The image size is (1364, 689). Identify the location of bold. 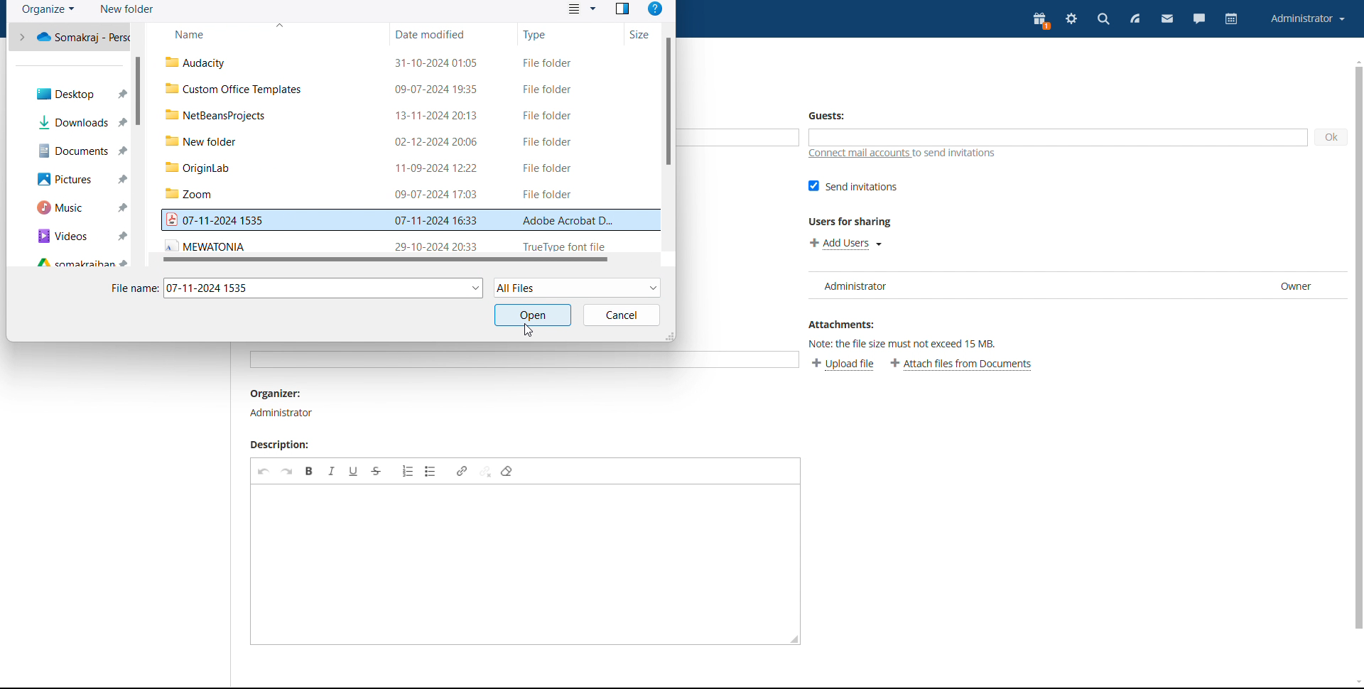
(309, 471).